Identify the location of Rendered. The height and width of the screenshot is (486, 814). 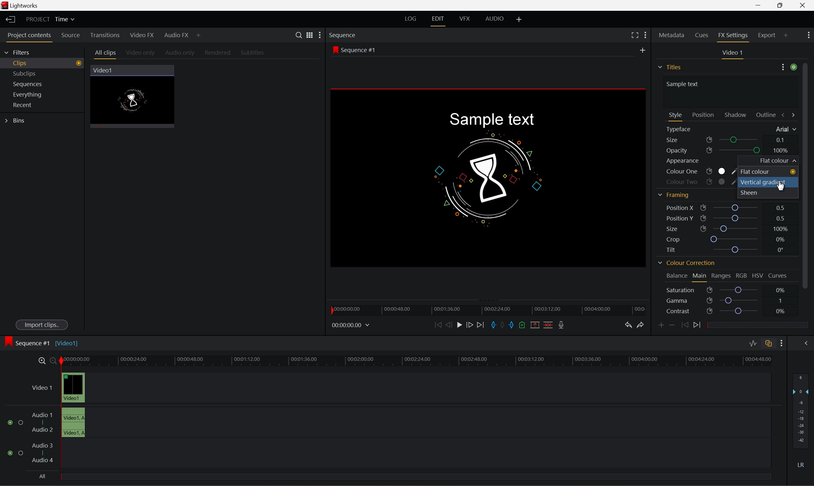
(220, 53).